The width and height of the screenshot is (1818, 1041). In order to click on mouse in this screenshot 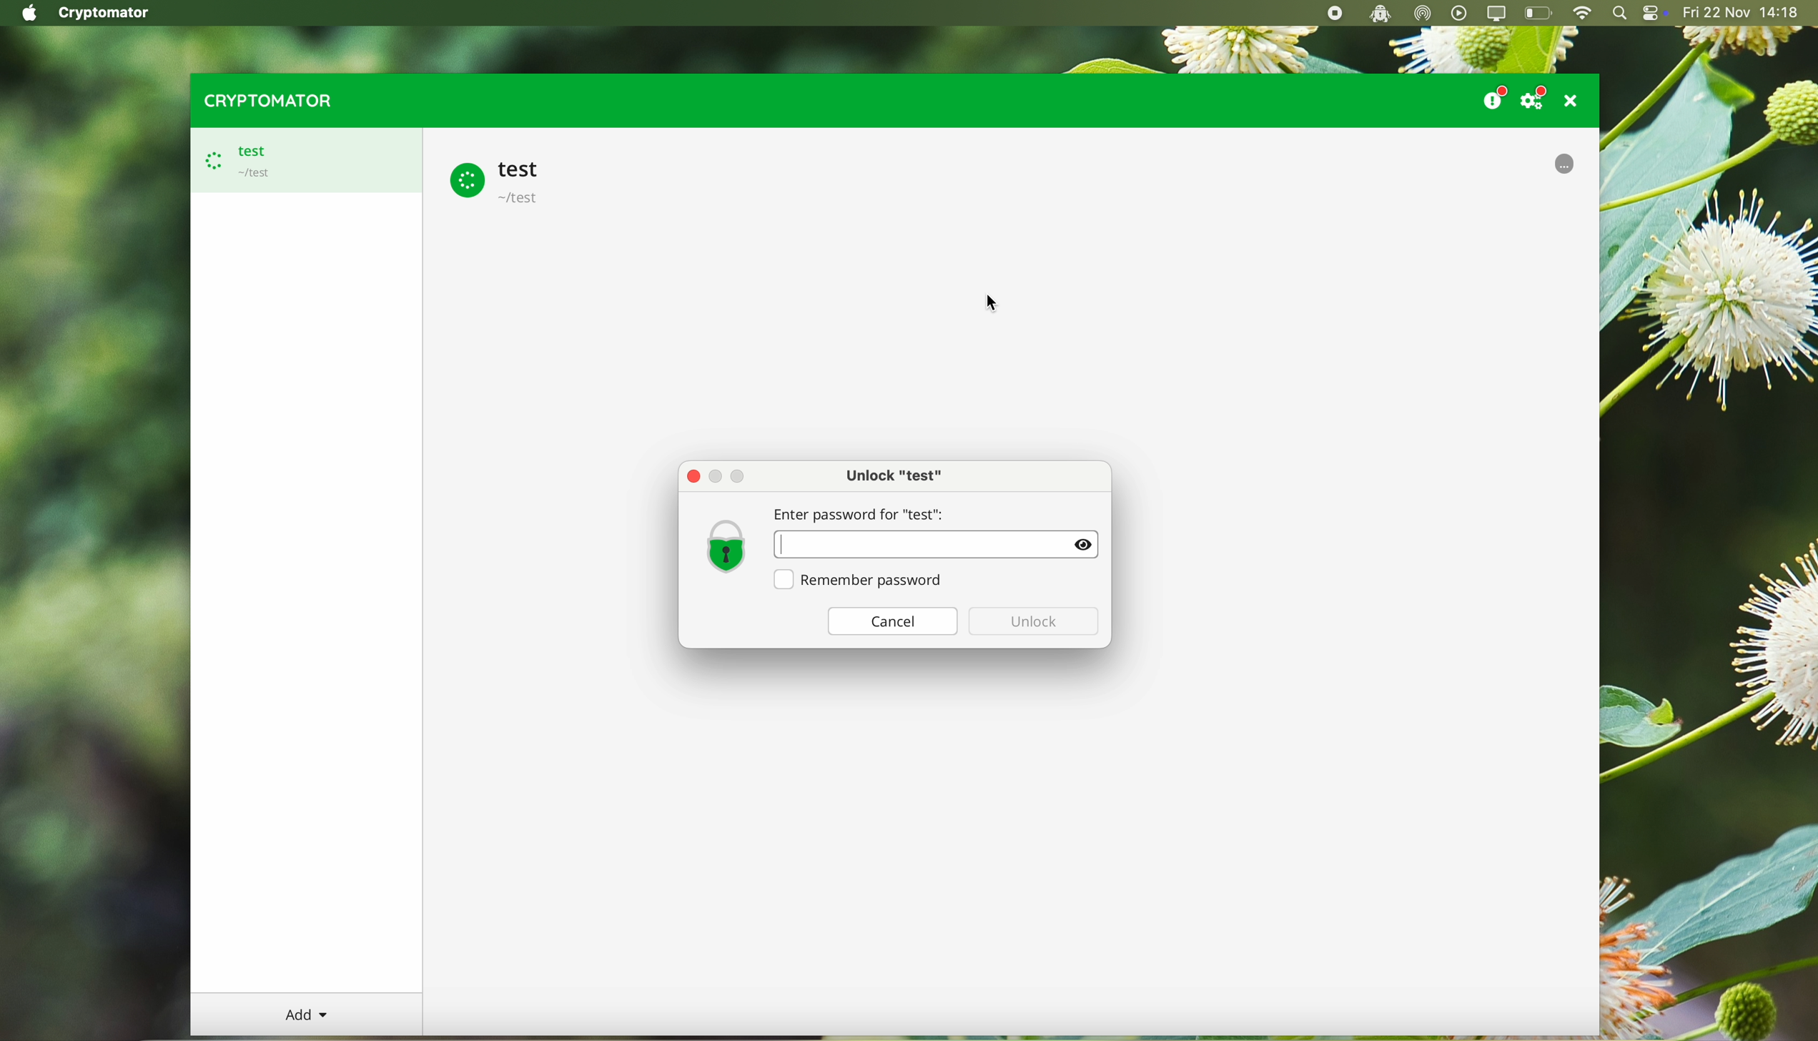, I will do `click(999, 303)`.